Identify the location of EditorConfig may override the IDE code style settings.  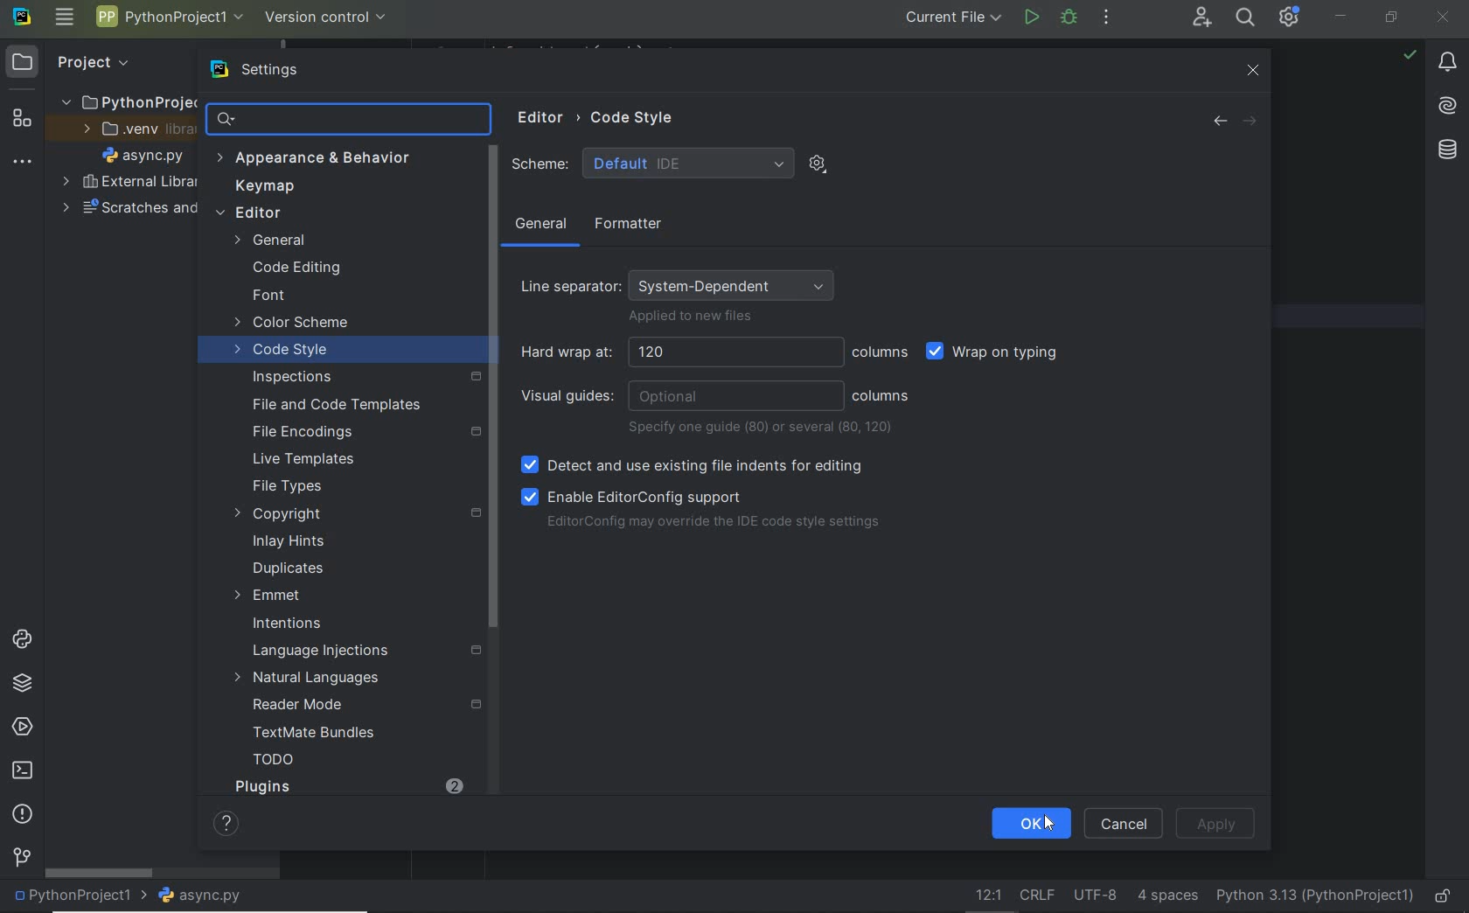
(713, 524).